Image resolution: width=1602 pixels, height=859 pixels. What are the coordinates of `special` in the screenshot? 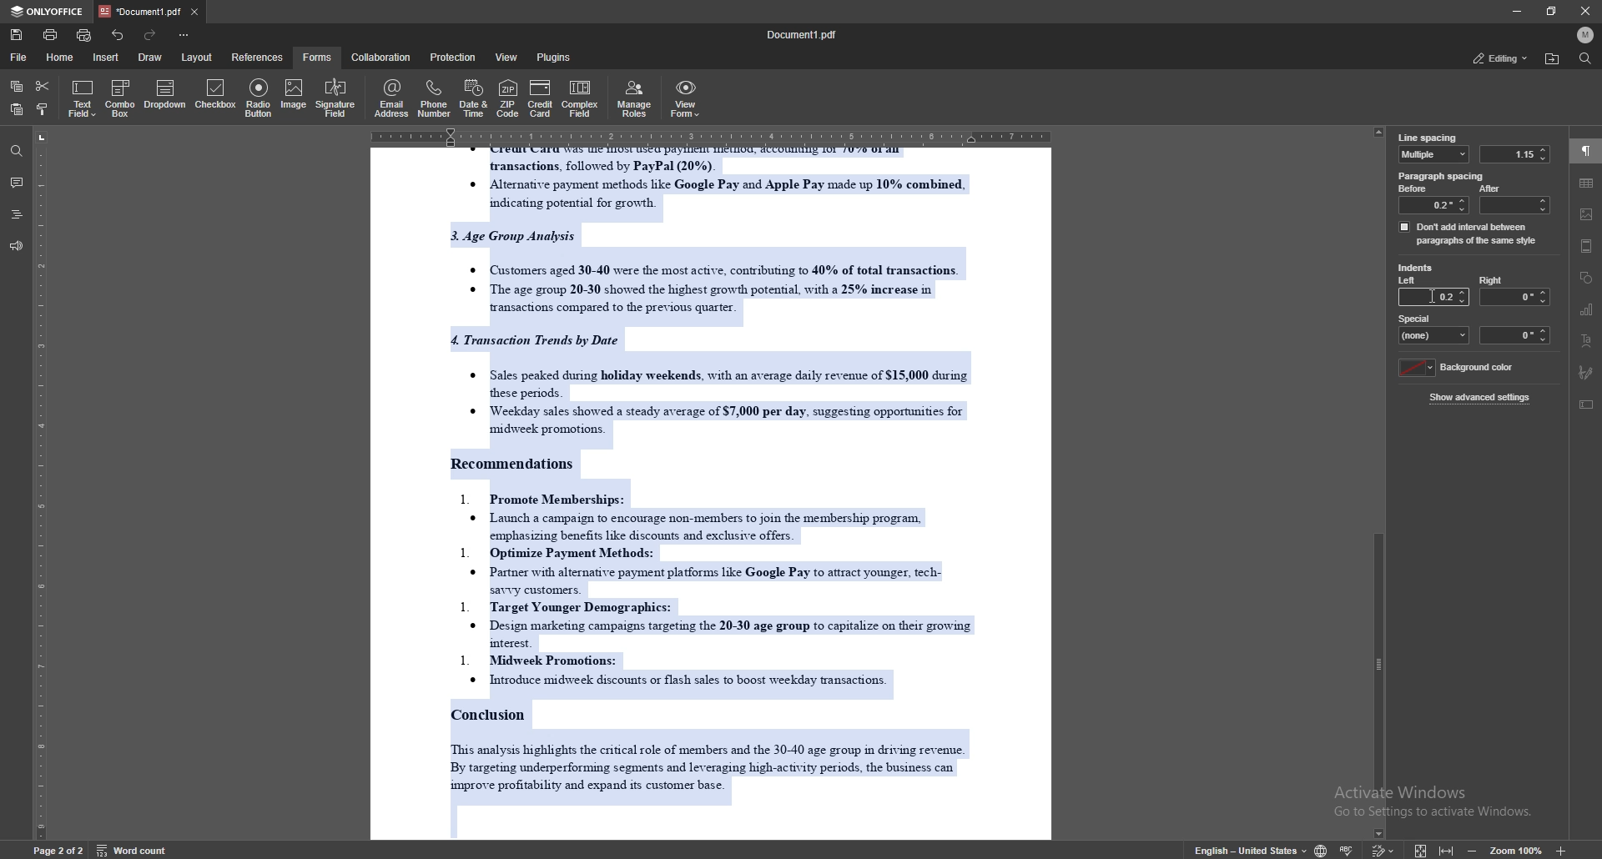 It's located at (1434, 328).